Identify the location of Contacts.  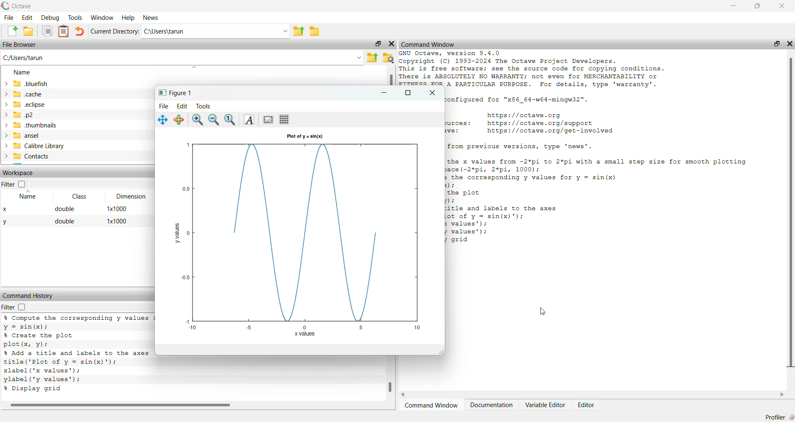
(29, 156).